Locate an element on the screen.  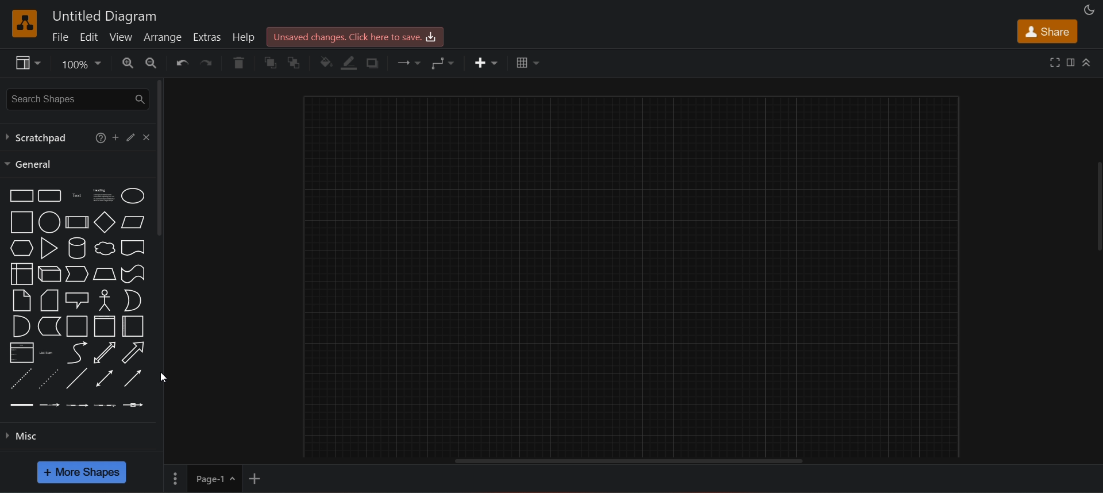
fullscreen is located at coordinates (1055, 63).